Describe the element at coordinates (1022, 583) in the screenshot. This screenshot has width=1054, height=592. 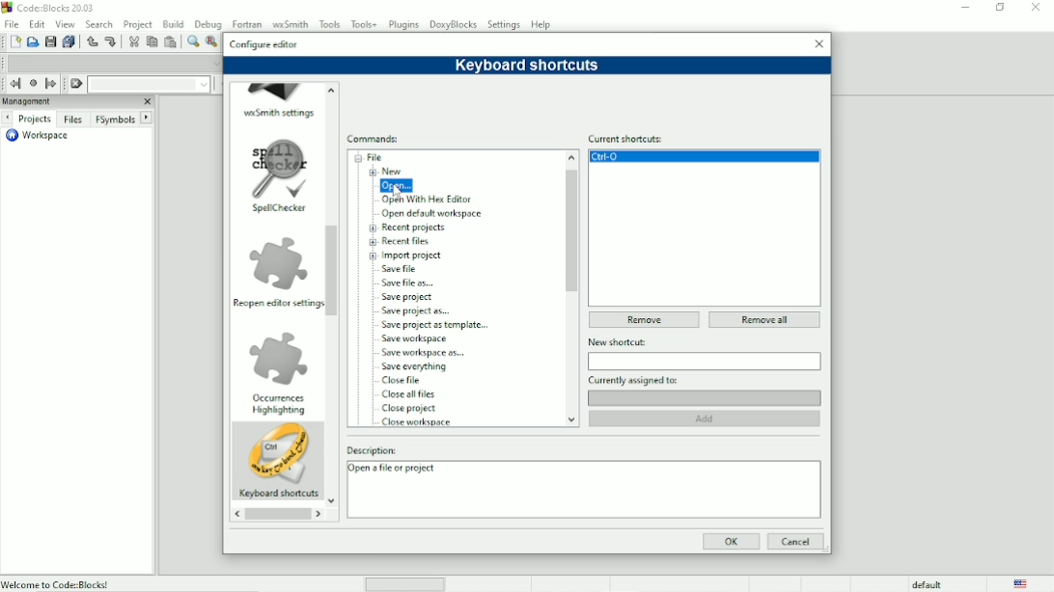
I see `Language` at that location.